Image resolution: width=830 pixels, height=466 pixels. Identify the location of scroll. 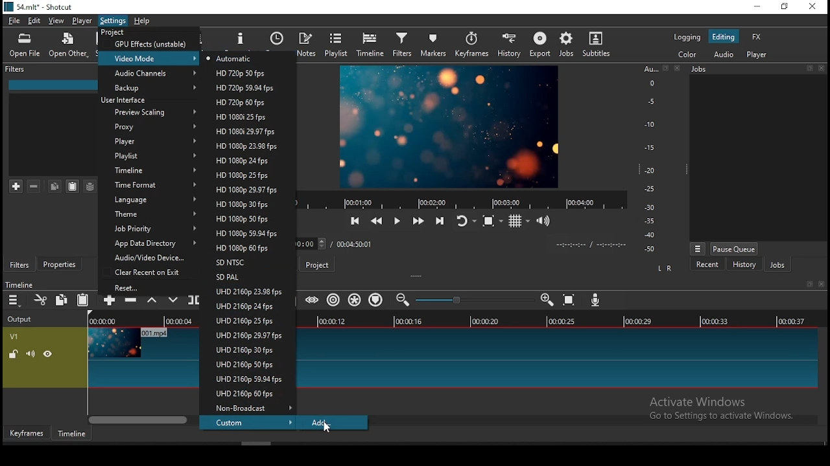
(254, 442).